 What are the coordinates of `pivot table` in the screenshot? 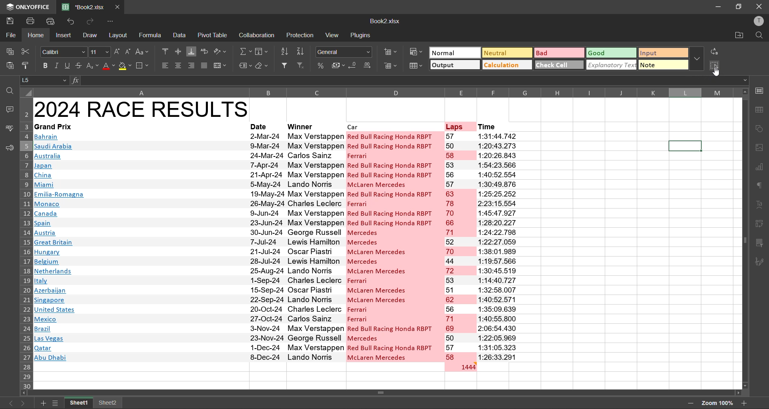 It's located at (213, 36).